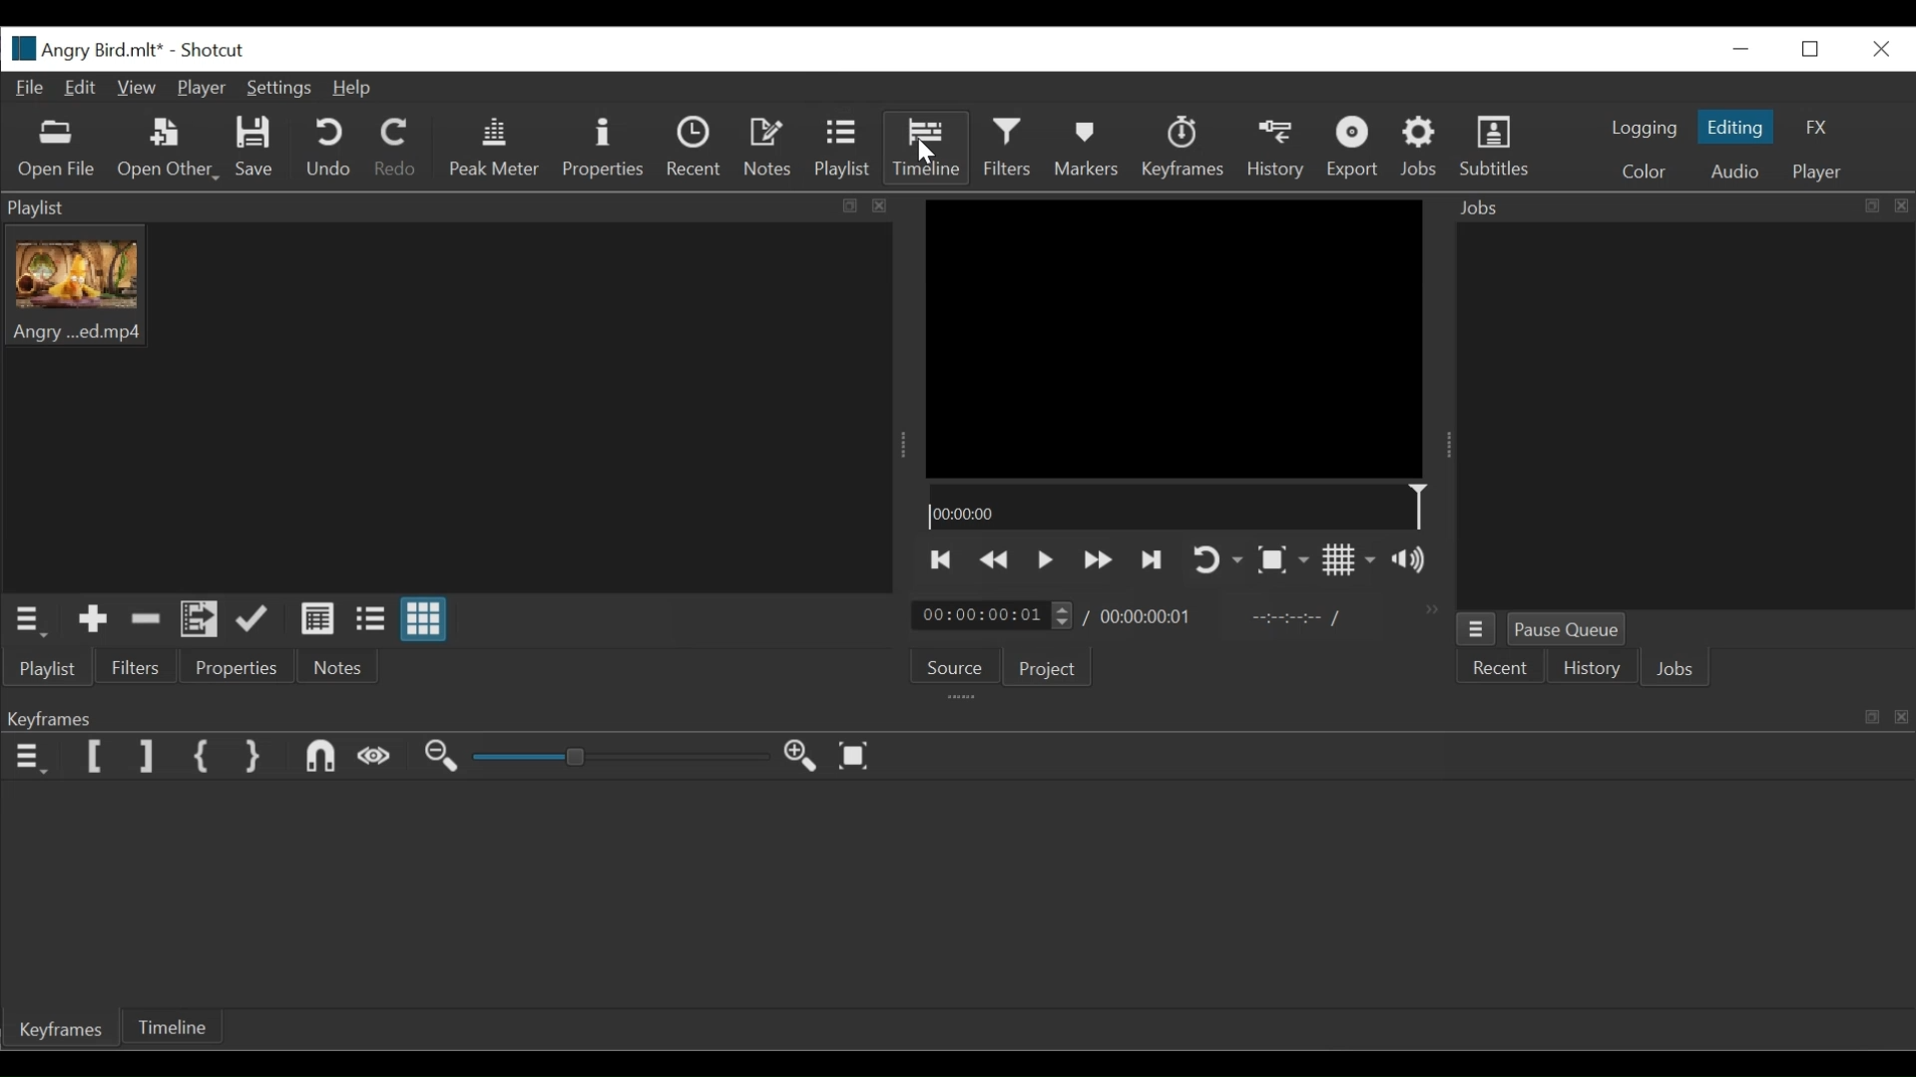 The image size is (1916, 1077). I want to click on Close, so click(1878, 48).